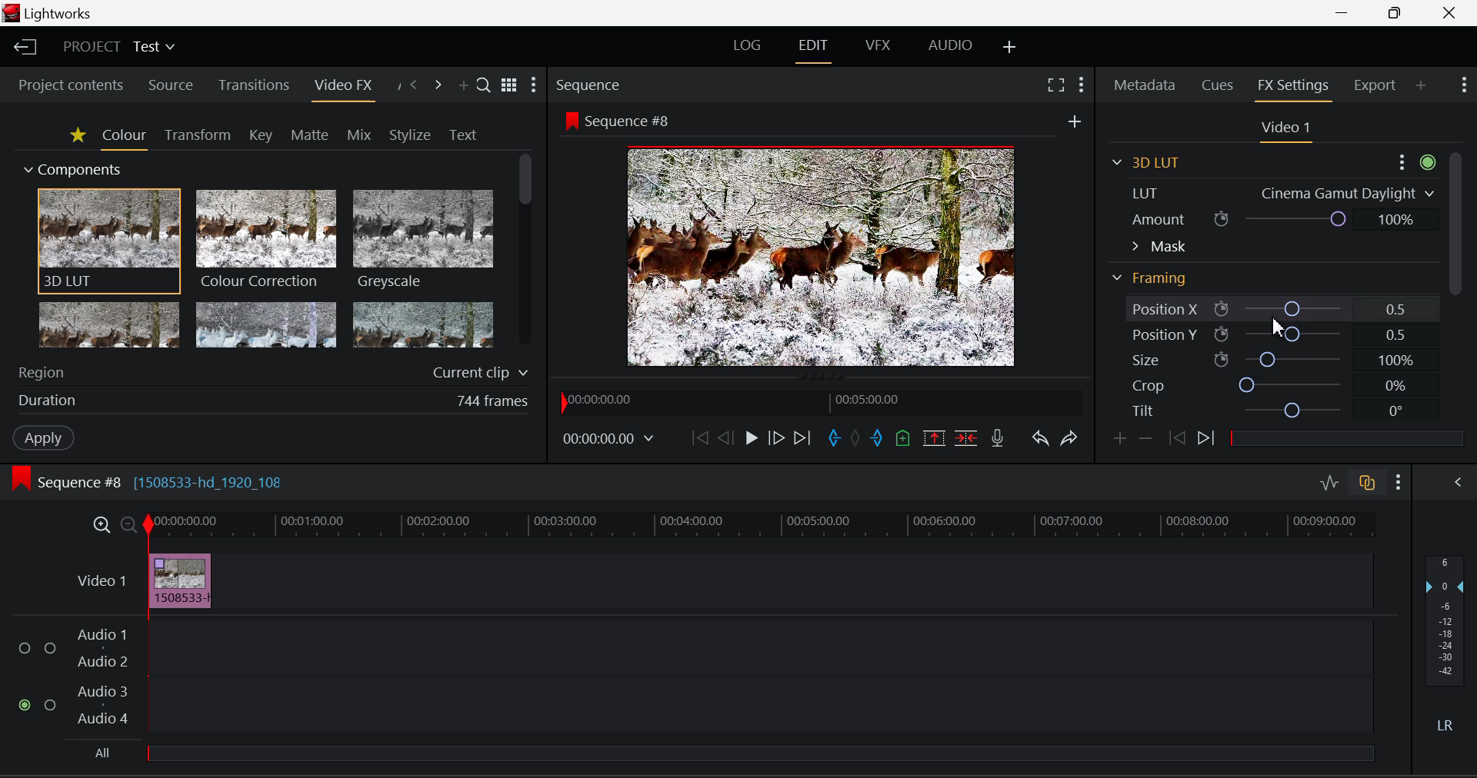  Describe the element at coordinates (184, 580) in the screenshot. I see `Effect Applied` at that location.